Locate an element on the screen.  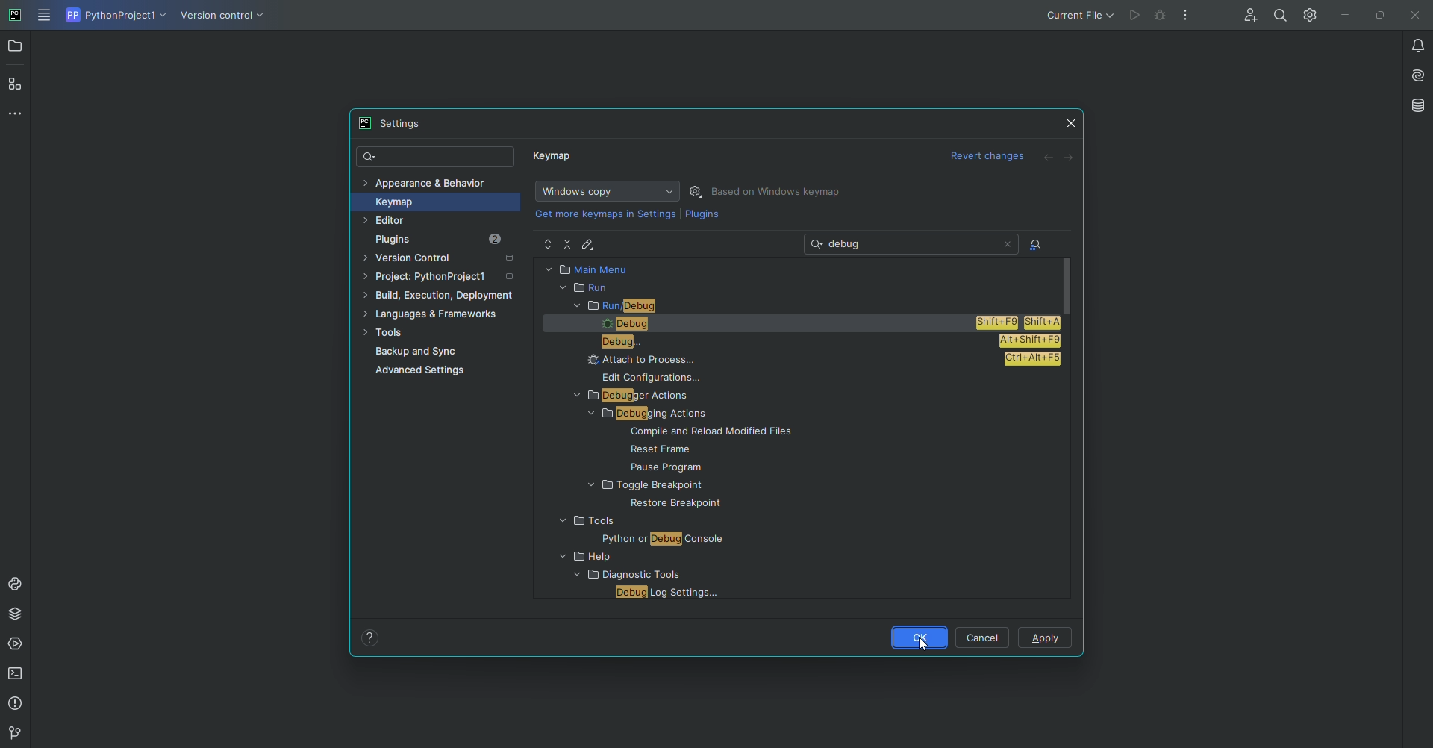
Collapse is located at coordinates (569, 243).